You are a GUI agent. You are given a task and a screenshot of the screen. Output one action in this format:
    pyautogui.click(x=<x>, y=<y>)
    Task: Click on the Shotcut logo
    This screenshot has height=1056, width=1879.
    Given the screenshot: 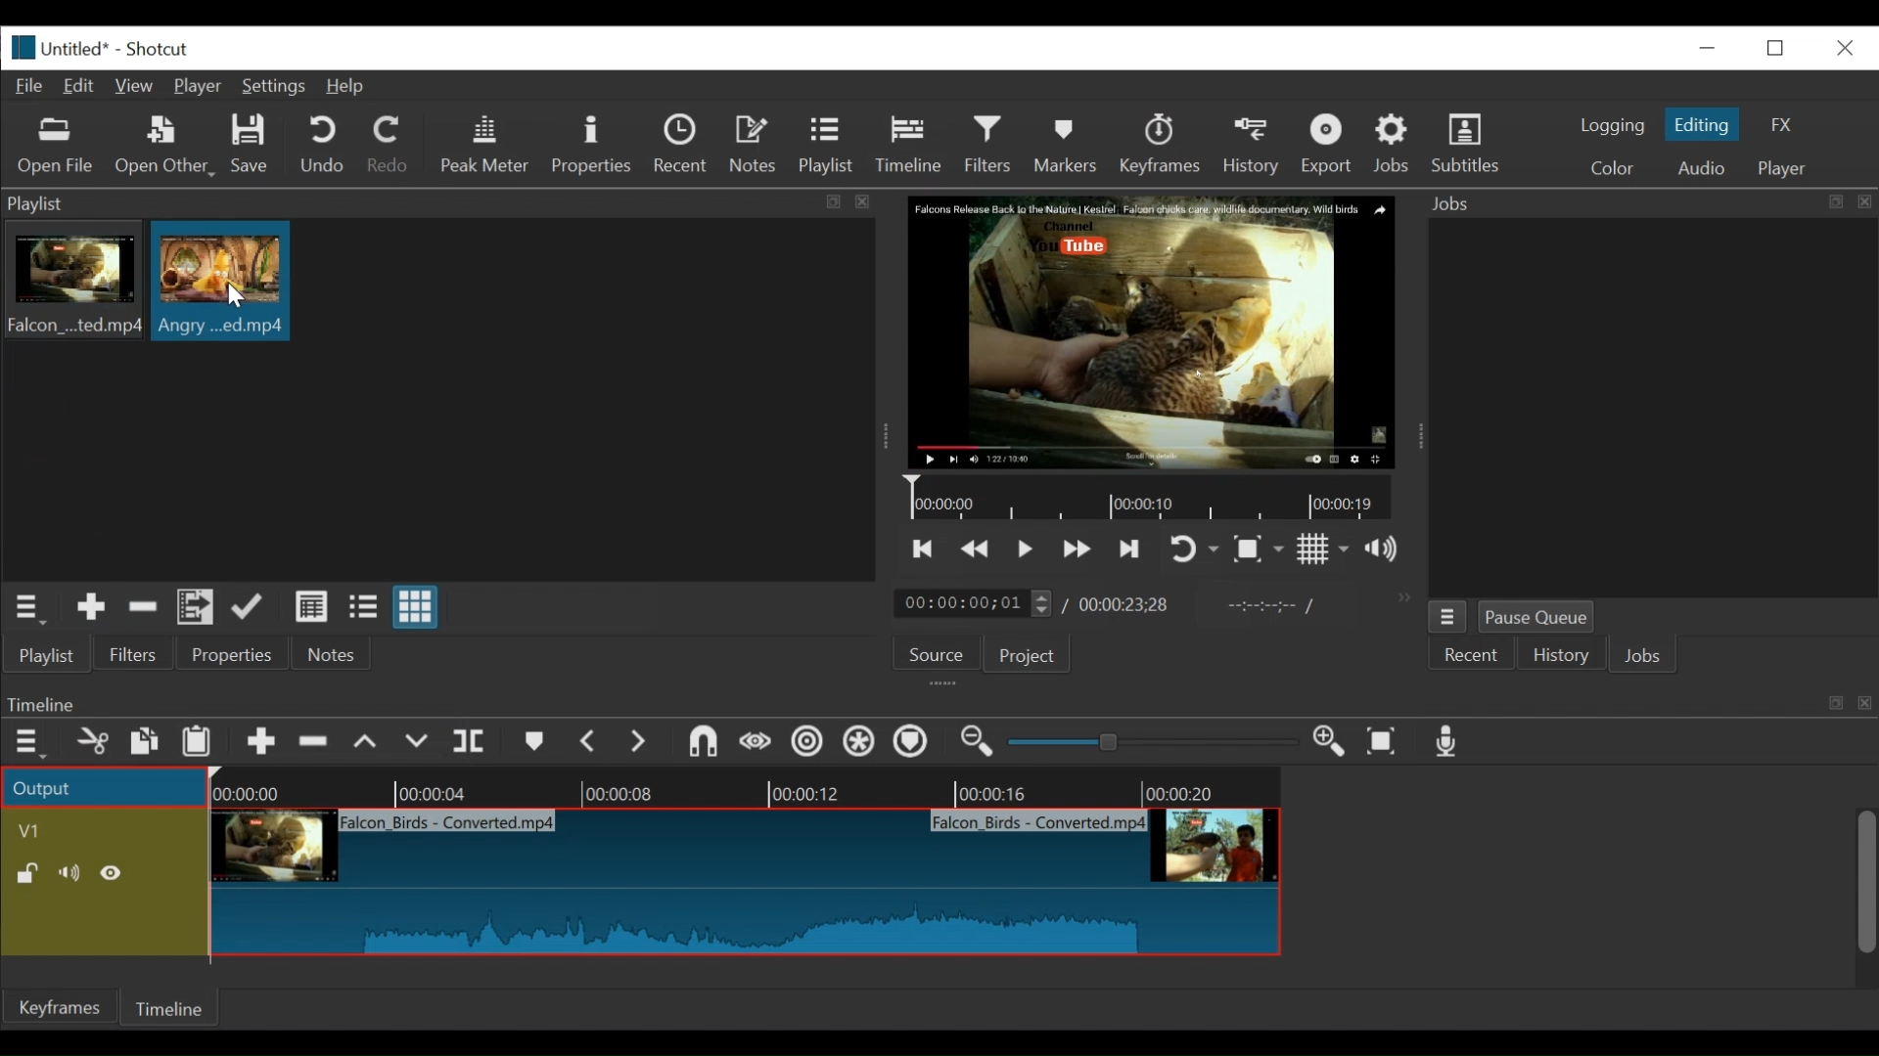 What is the action you would take?
    pyautogui.click(x=19, y=45)
    